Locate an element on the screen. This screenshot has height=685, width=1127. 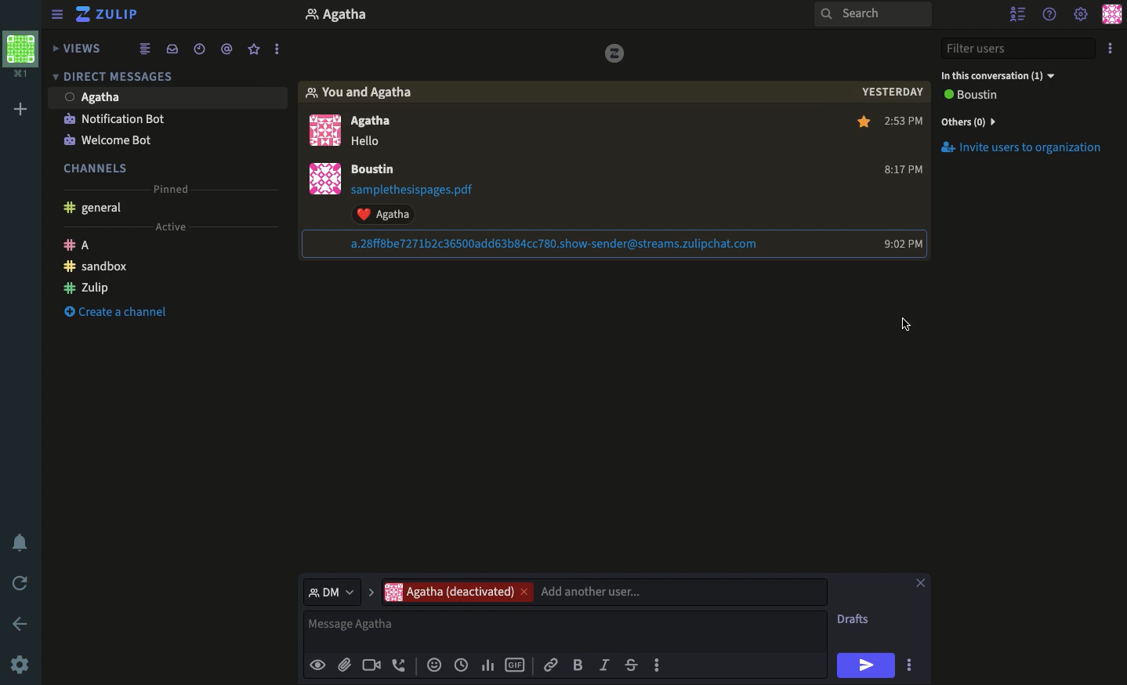
Profiles is located at coordinates (323, 131).